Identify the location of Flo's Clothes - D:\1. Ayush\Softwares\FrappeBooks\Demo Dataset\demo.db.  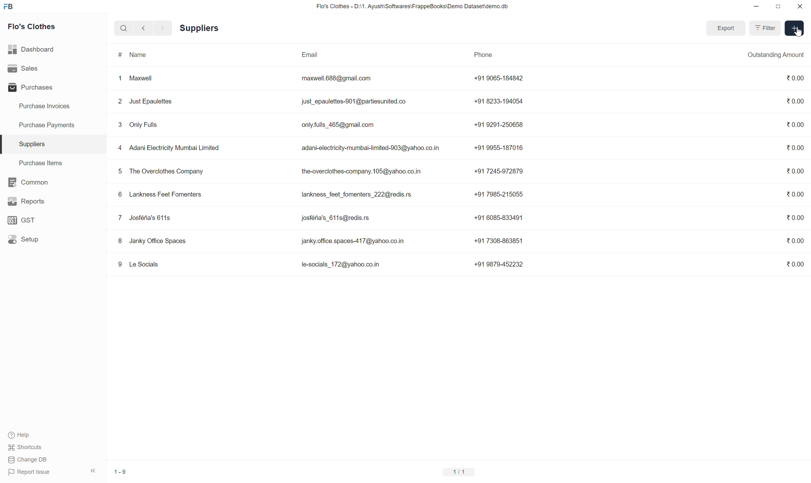
(413, 7).